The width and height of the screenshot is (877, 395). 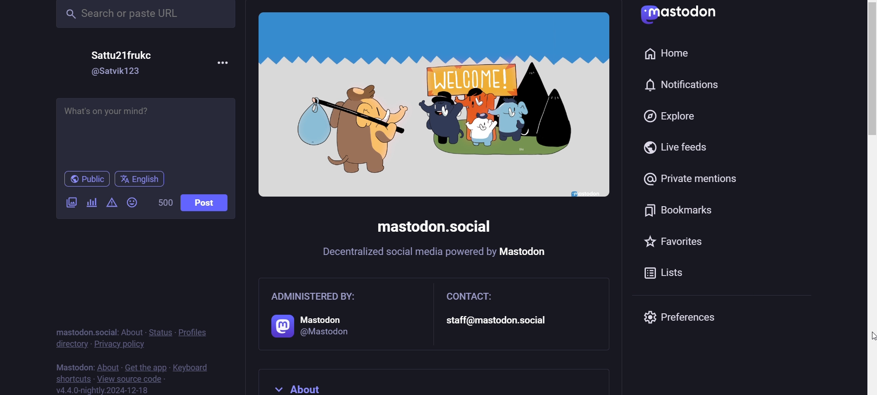 What do you see at coordinates (162, 203) in the screenshot?
I see `word limit` at bounding box center [162, 203].